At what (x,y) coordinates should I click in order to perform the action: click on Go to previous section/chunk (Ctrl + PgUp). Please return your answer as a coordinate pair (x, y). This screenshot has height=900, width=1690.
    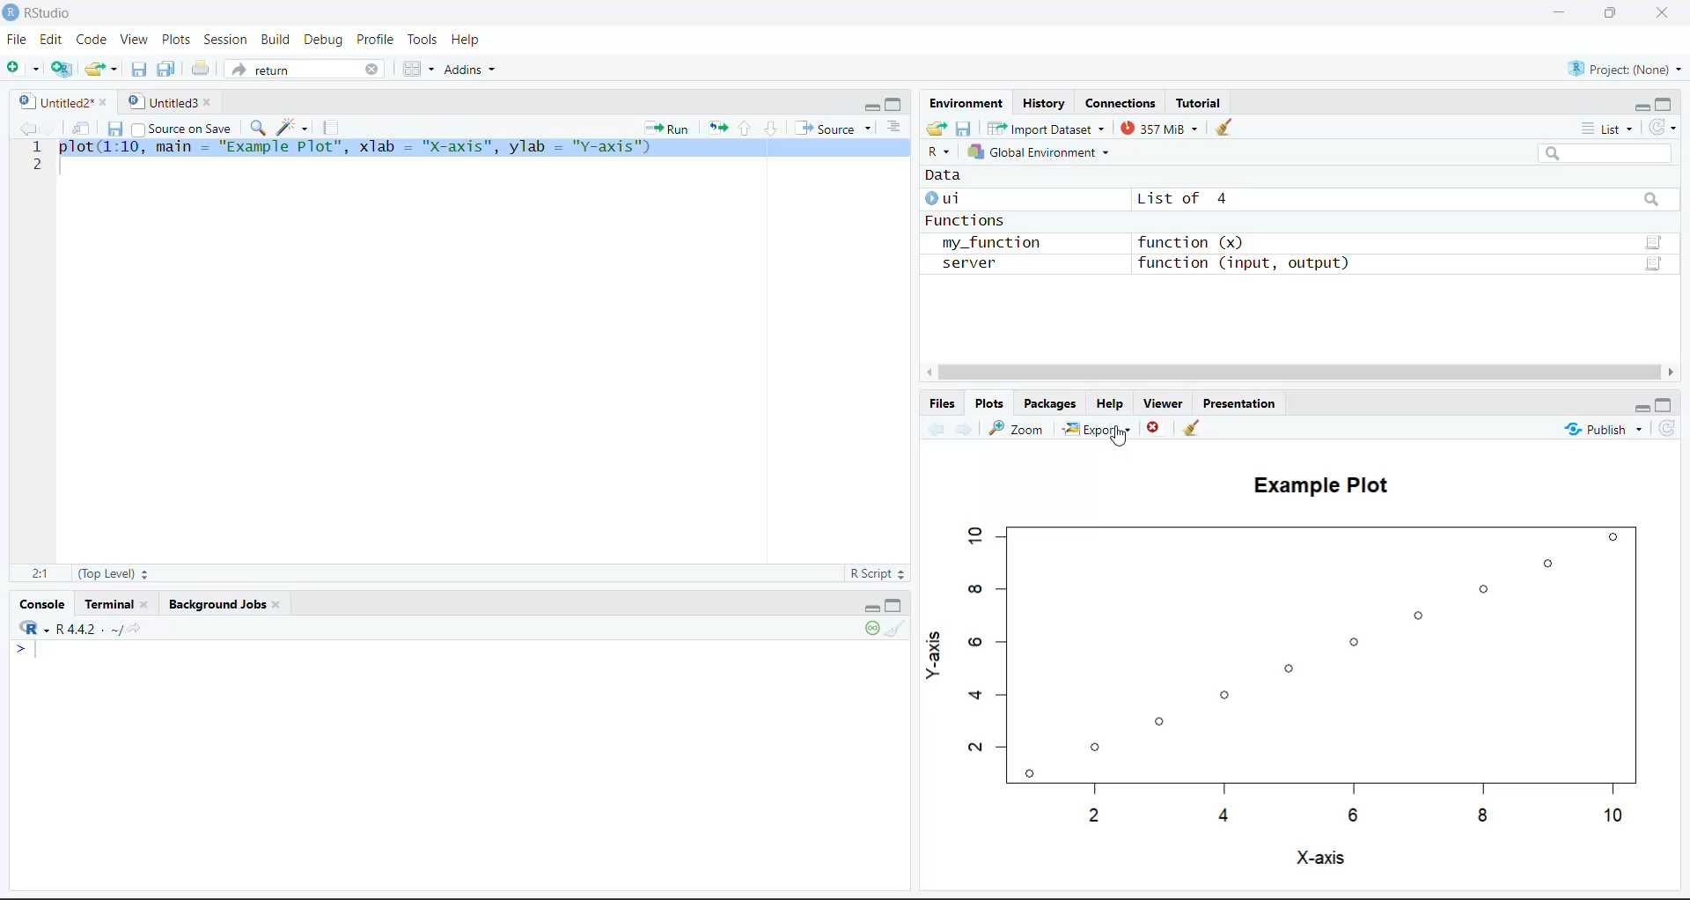
    Looking at the image, I should click on (745, 128).